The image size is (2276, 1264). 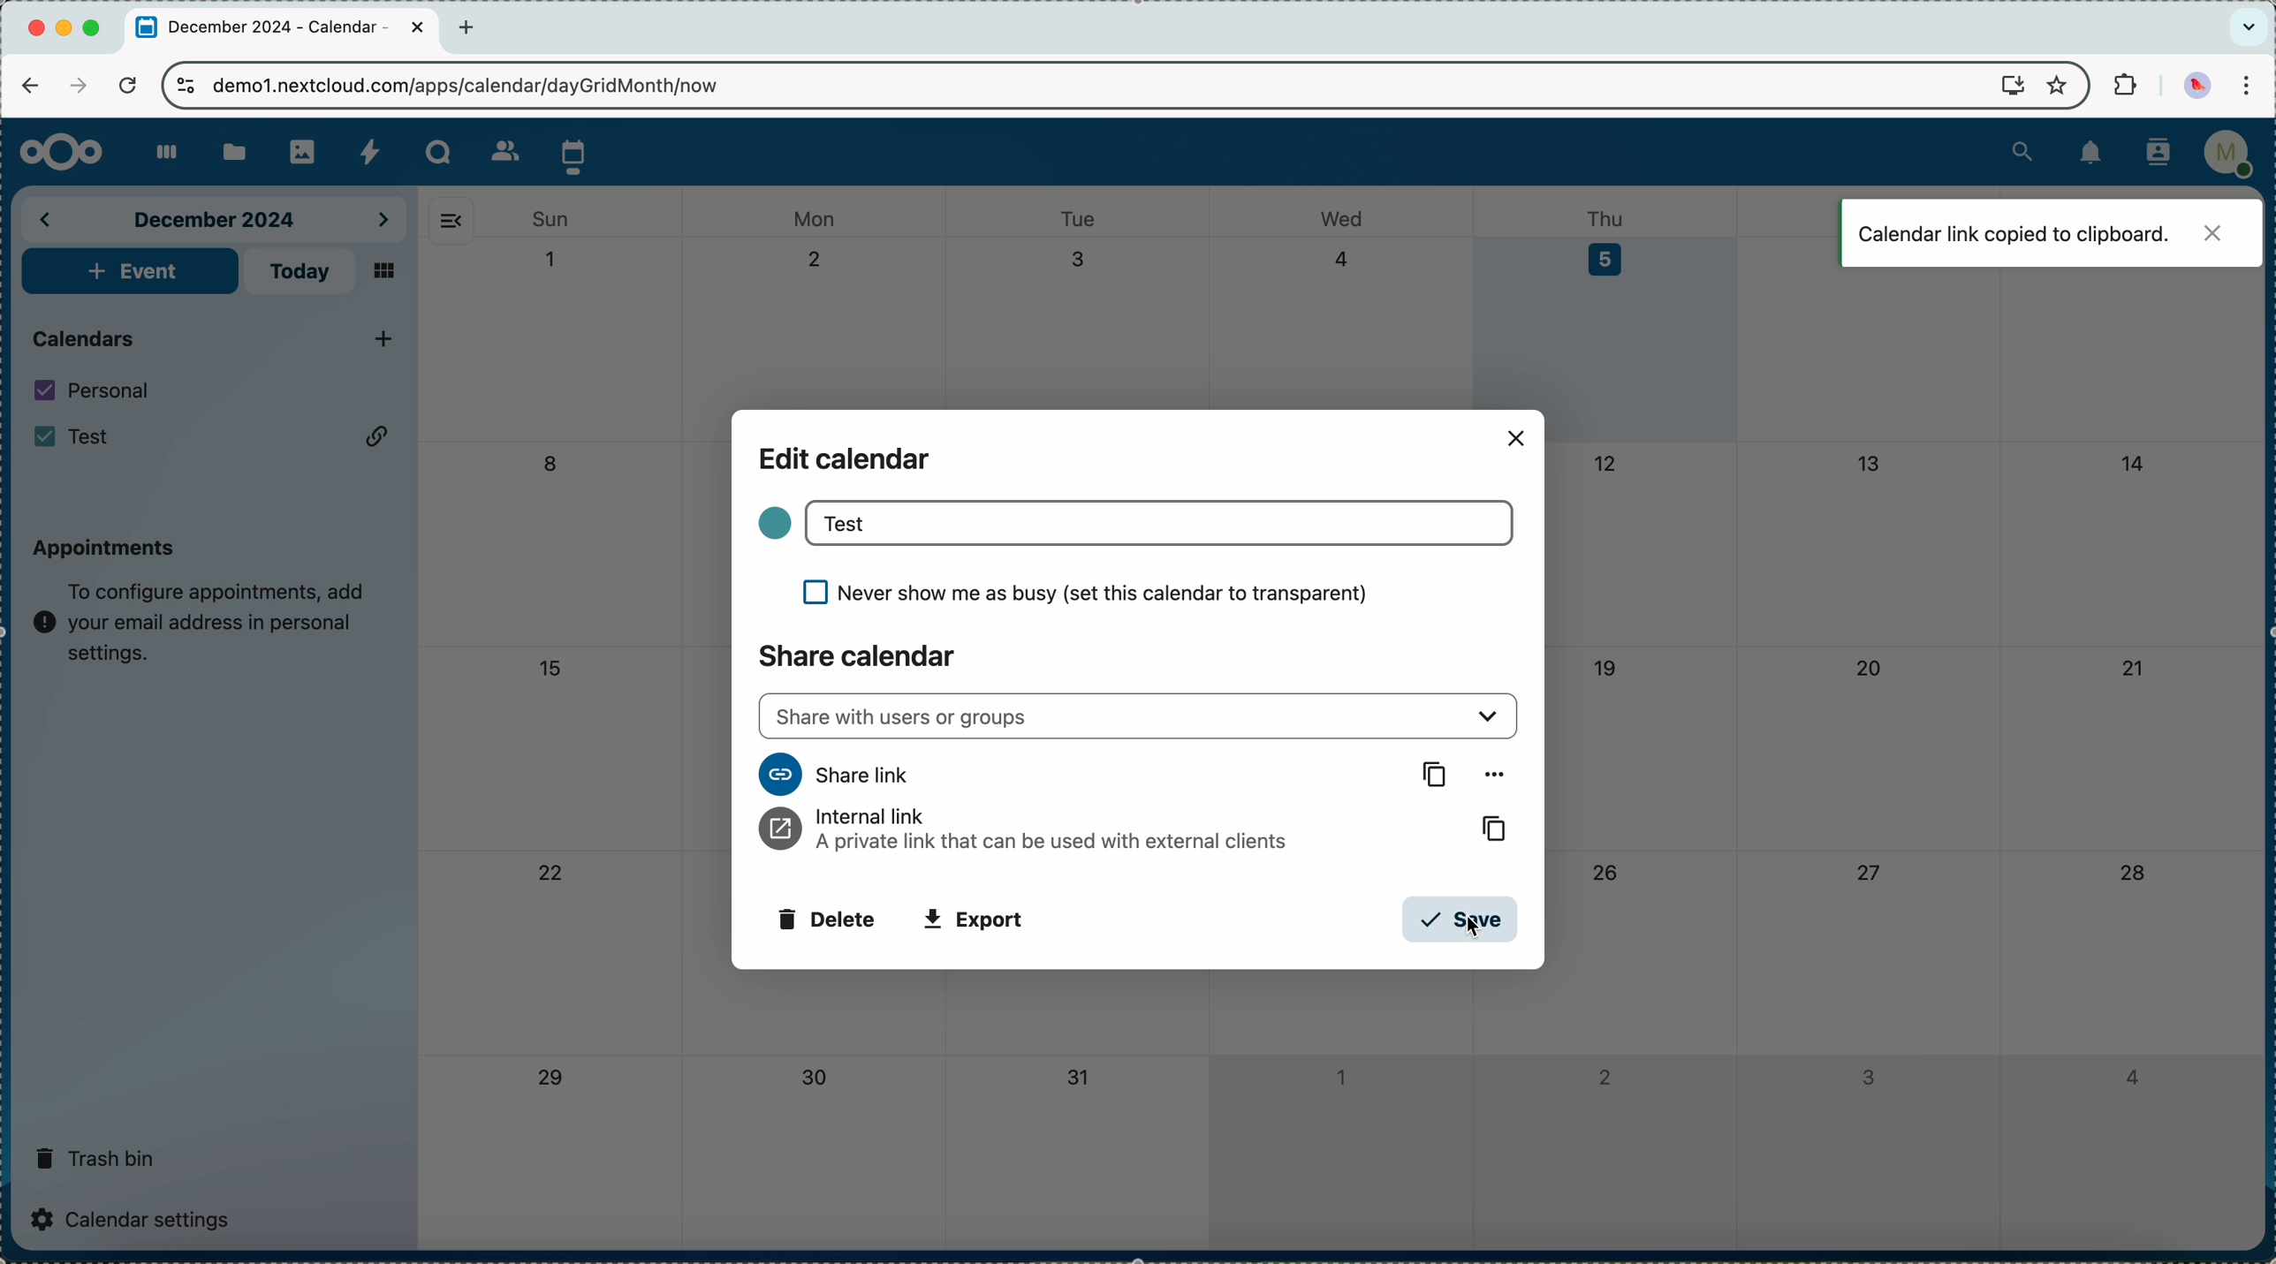 What do you see at coordinates (2132, 874) in the screenshot?
I see `28` at bounding box center [2132, 874].